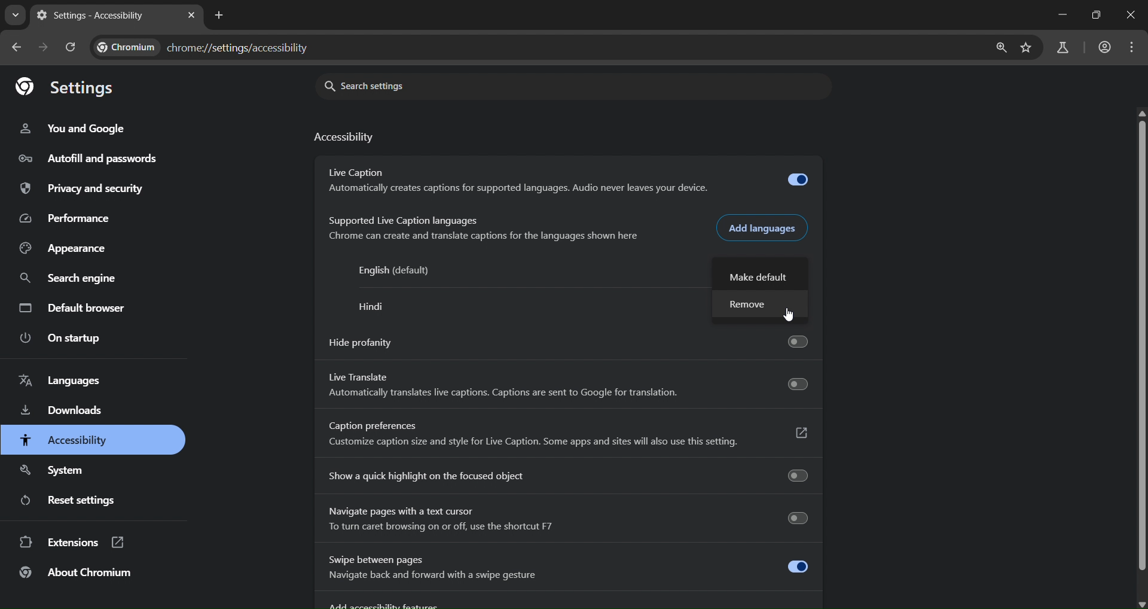 The image size is (1148, 609). I want to click on settings, so click(65, 89).